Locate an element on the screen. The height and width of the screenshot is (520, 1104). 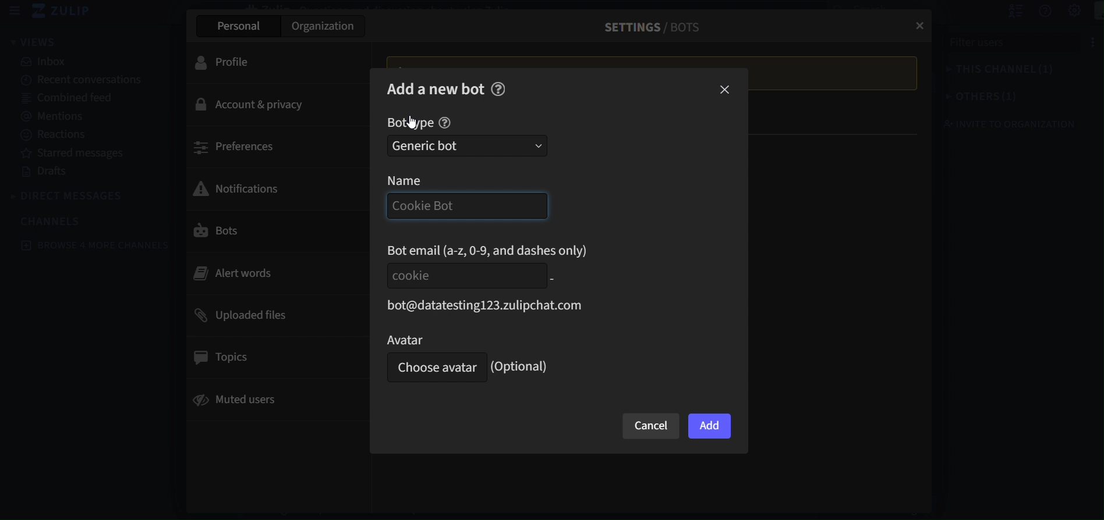
notifications is located at coordinates (266, 187).